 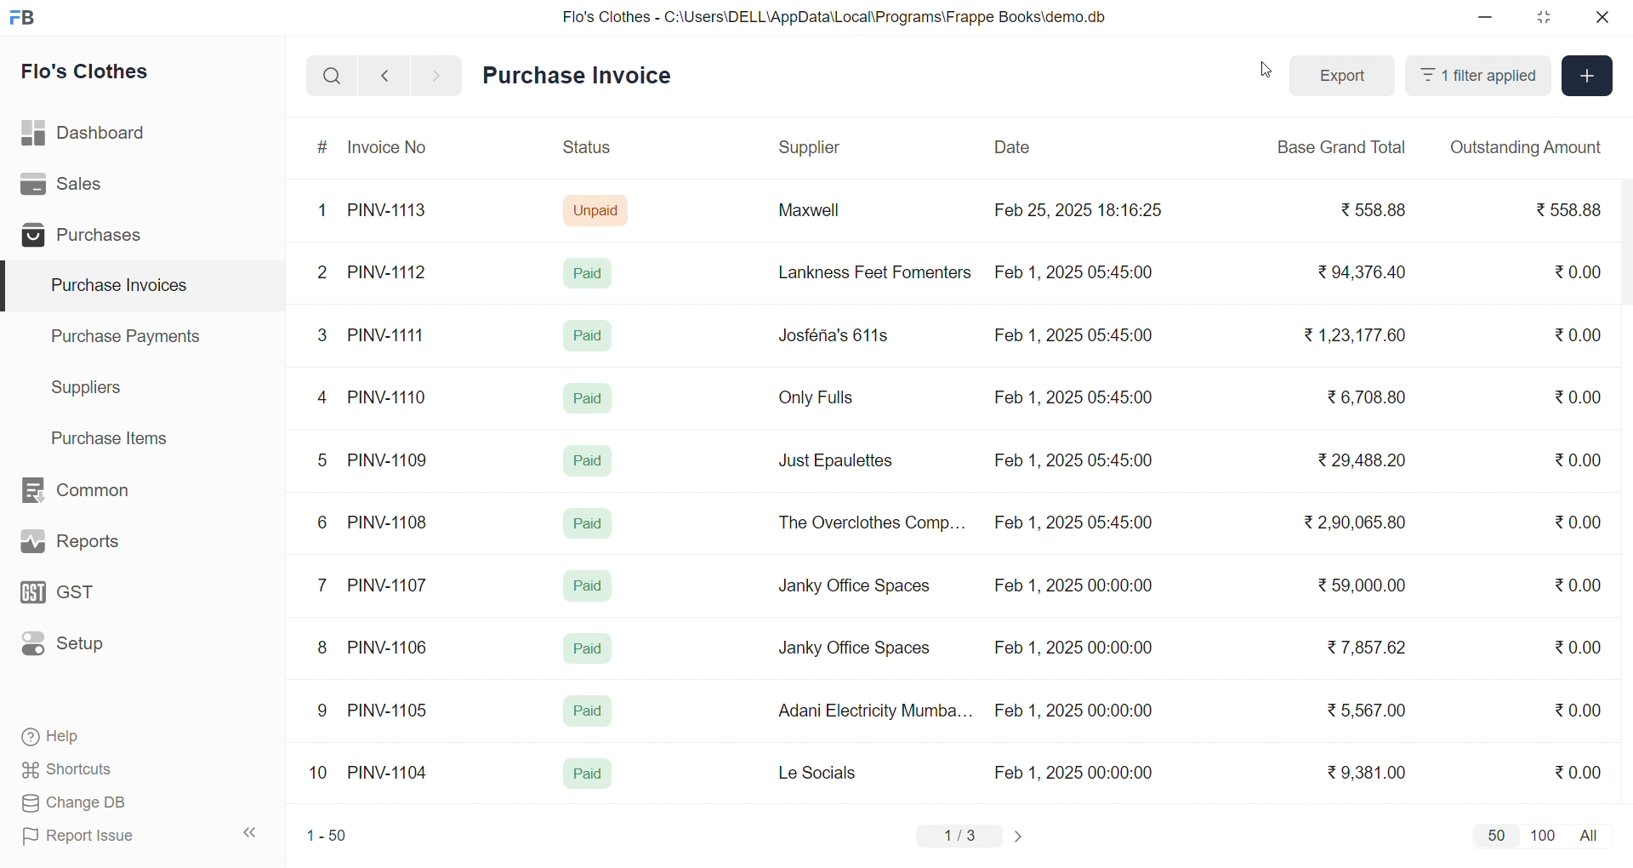 I want to click on ₹ 59,000.00, so click(x=1367, y=587).